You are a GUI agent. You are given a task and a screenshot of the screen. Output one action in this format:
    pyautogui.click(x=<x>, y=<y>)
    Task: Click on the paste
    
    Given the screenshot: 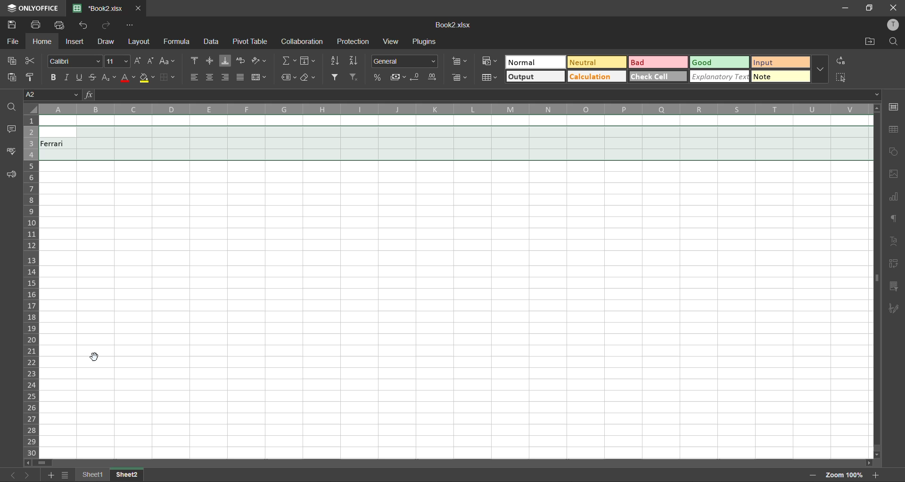 What is the action you would take?
    pyautogui.click(x=12, y=78)
    